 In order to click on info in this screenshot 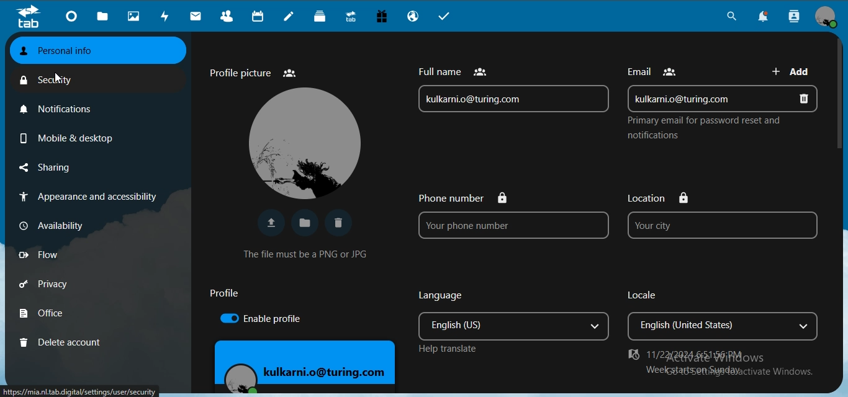, I will do `click(712, 127)`.